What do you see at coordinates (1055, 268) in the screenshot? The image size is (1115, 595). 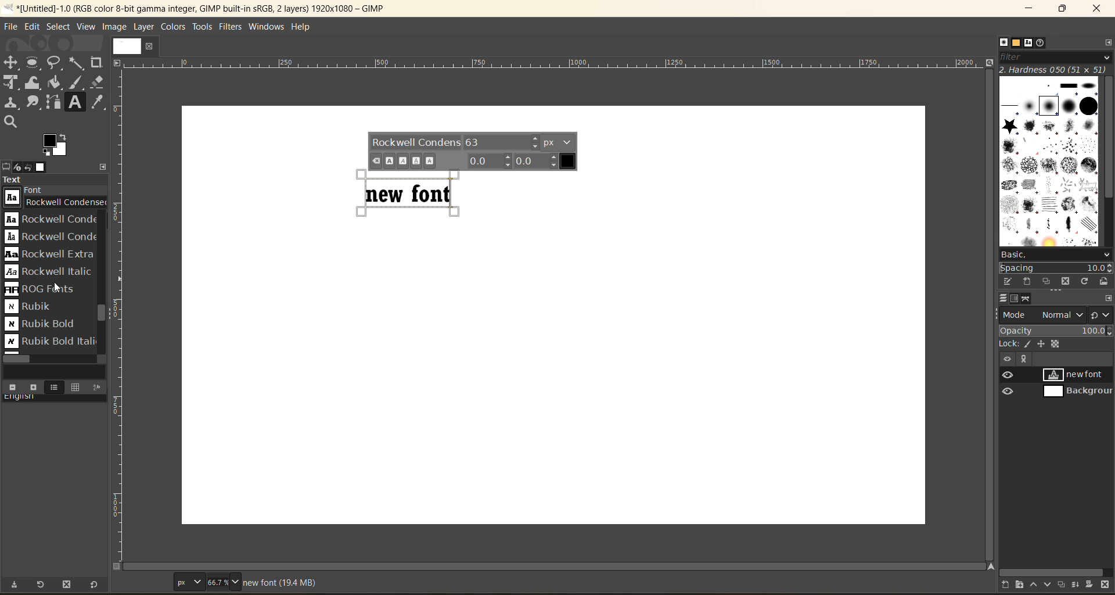 I see `spacing` at bounding box center [1055, 268].